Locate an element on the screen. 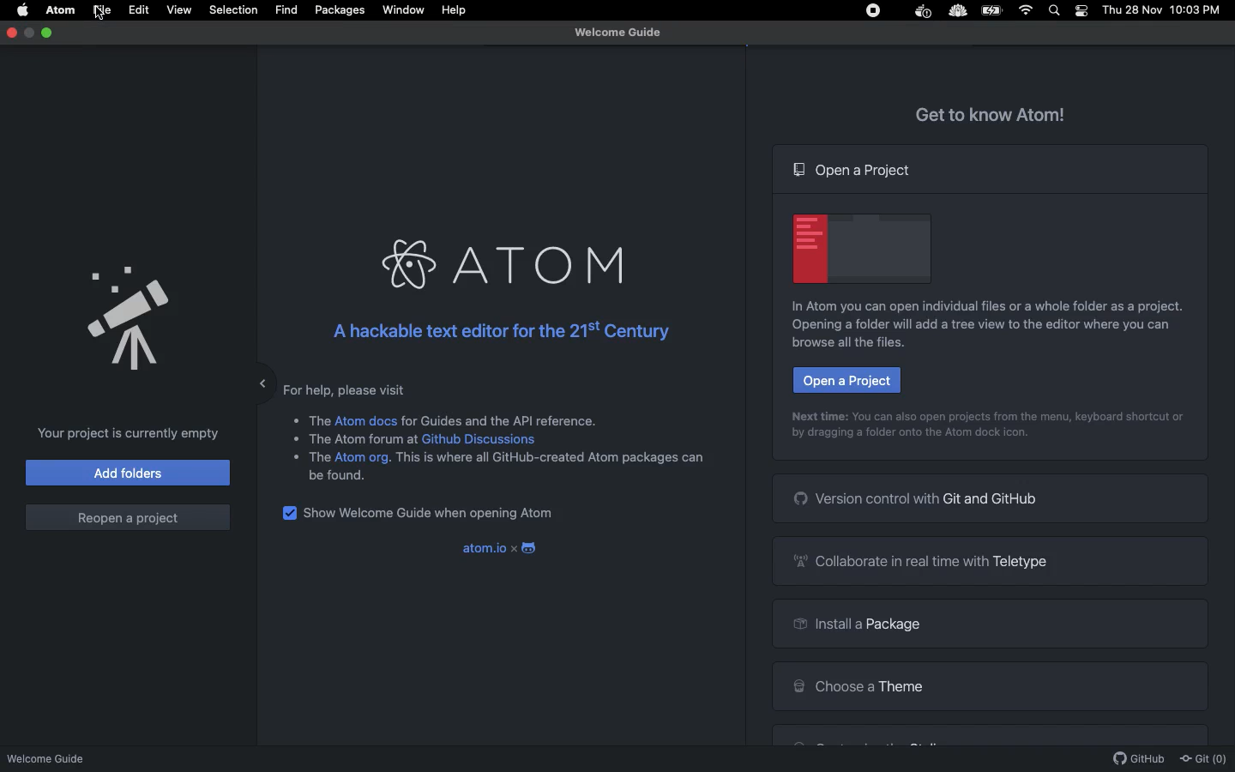 This screenshot has width=1235, height=772. Internet is located at coordinates (1027, 10).